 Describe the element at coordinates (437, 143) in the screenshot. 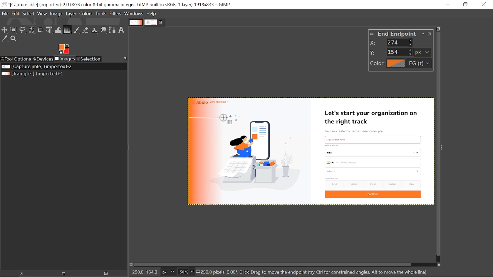

I see `Vertical scrollbar` at that location.